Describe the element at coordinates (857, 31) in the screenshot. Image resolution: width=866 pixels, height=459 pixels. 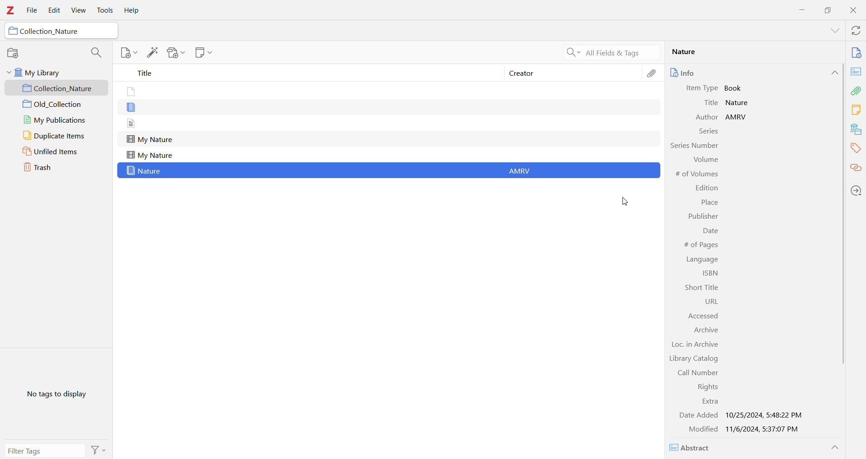
I see `Sync with zotero.org` at that location.